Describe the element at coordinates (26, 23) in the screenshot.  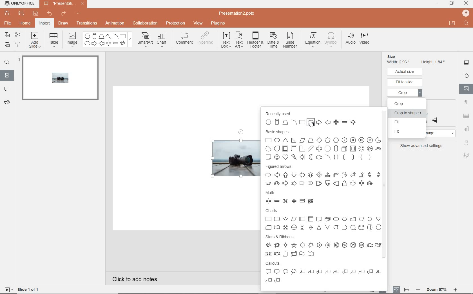
I see `home` at that location.